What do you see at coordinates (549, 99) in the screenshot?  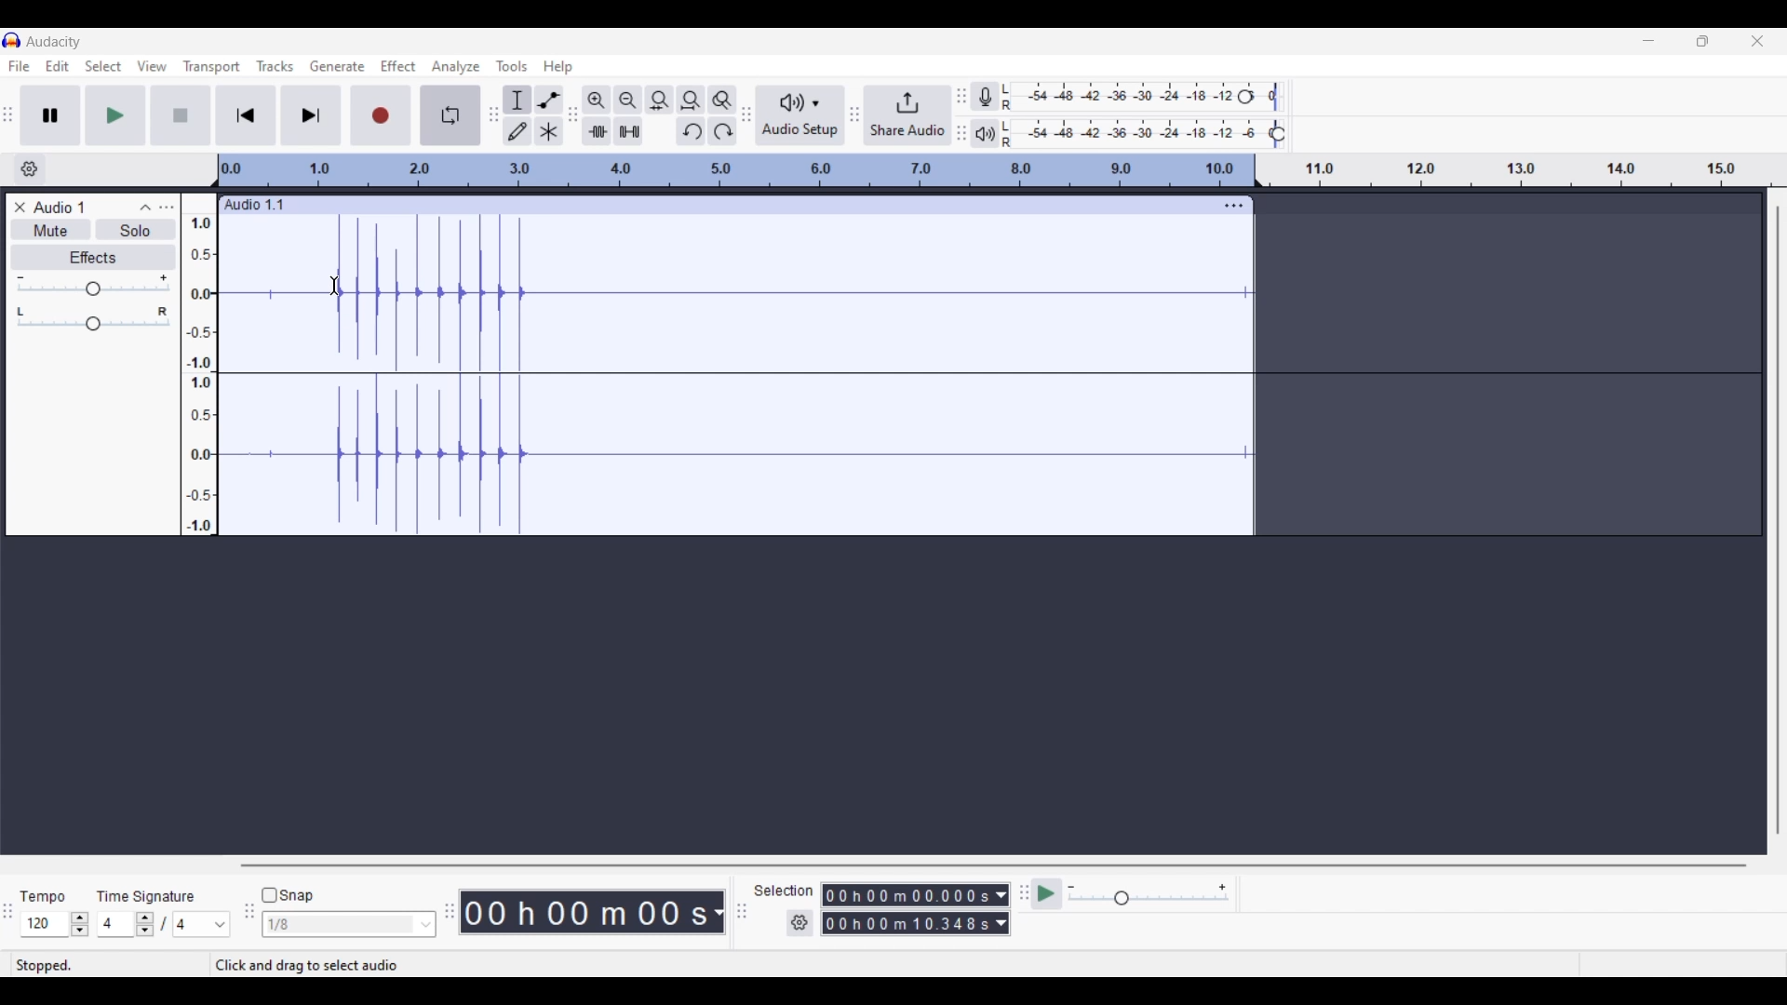 I see `Envelop tool` at bounding box center [549, 99].